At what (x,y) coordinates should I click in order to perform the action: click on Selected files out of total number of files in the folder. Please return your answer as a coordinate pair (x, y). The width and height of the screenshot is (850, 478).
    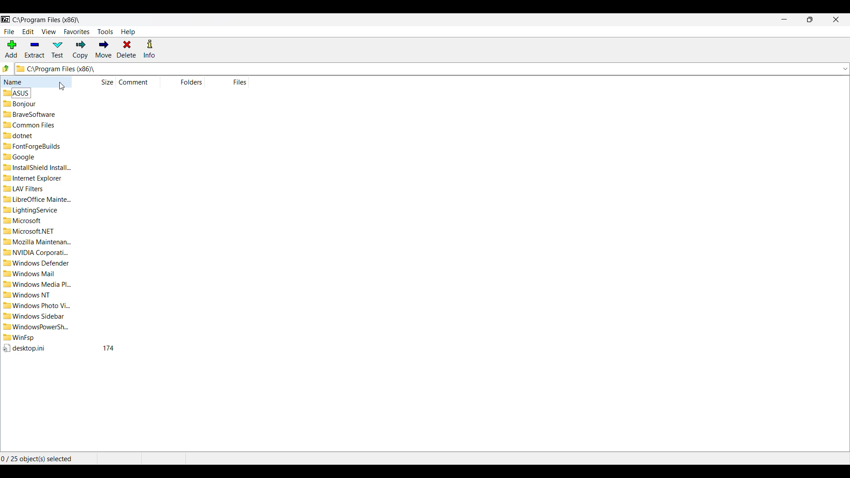
    Looking at the image, I should click on (48, 459).